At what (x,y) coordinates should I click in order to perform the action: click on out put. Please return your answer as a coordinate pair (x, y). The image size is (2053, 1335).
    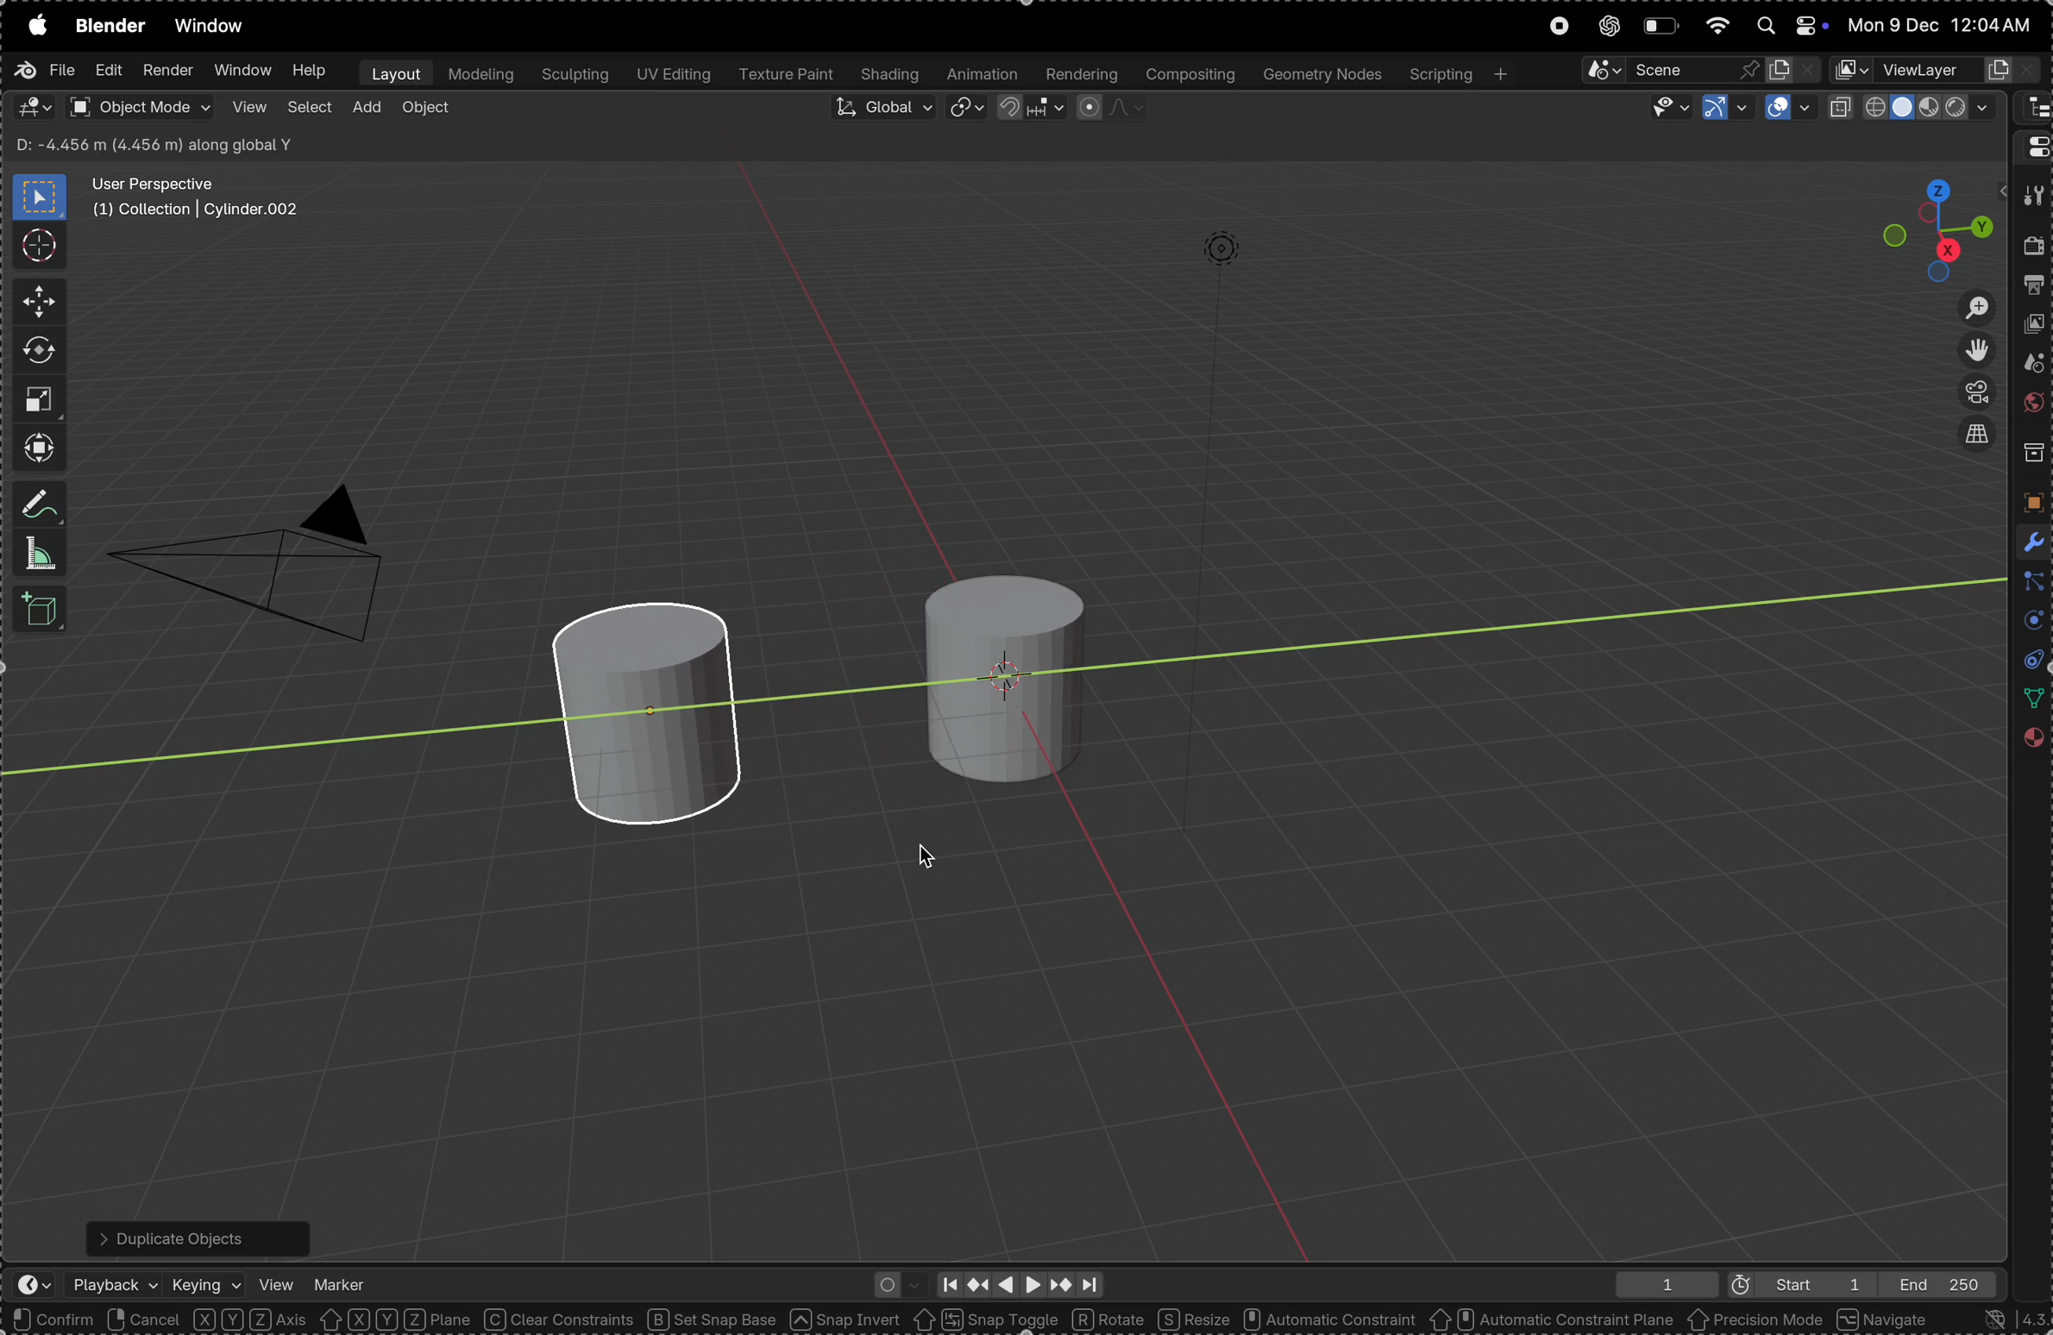
    Looking at the image, I should click on (2034, 288).